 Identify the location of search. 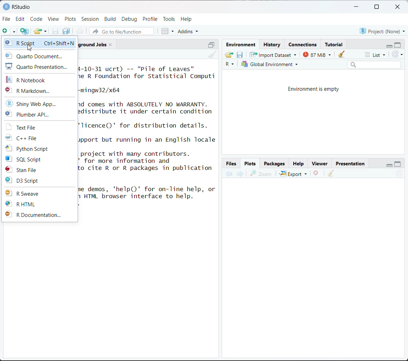
(374, 64).